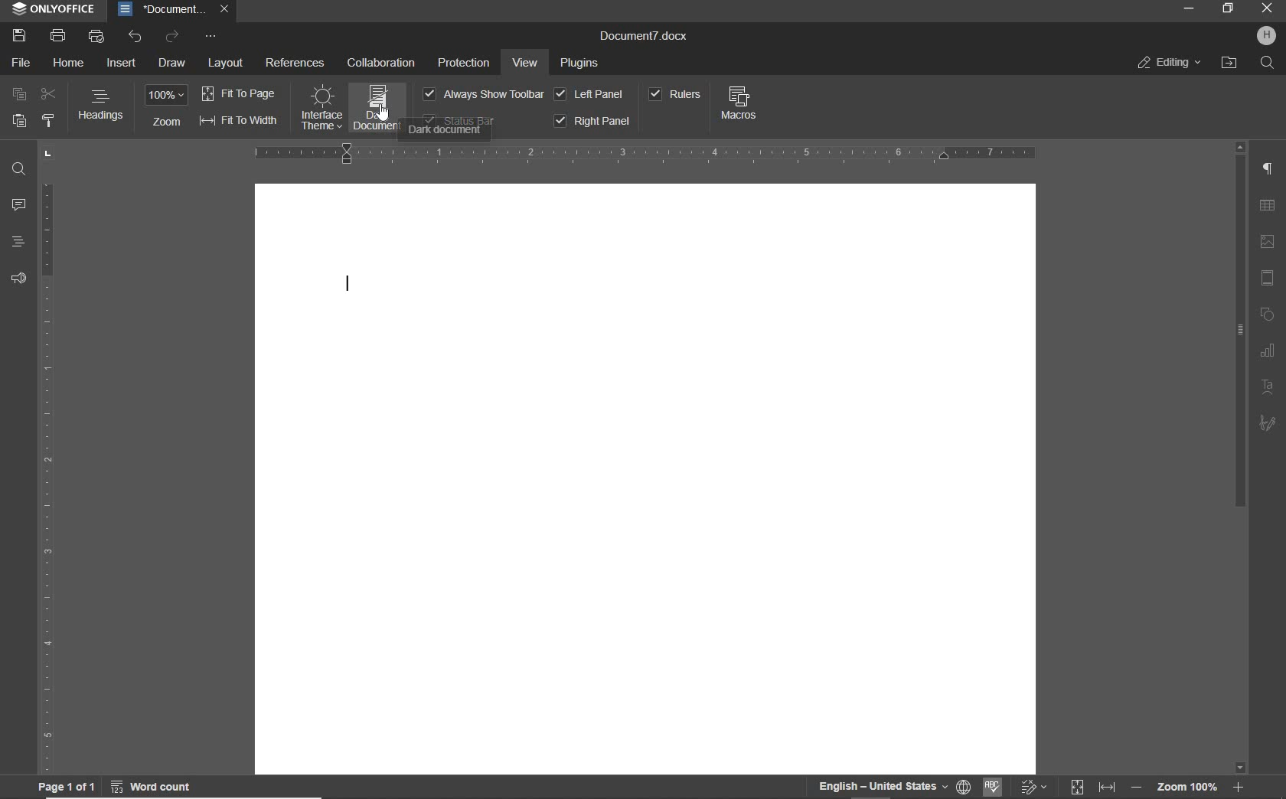 Image resolution: width=1286 pixels, height=799 pixels. Describe the element at coordinates (1079, 787) in the screenshot. I see `FIT TO PAGE` at that location.